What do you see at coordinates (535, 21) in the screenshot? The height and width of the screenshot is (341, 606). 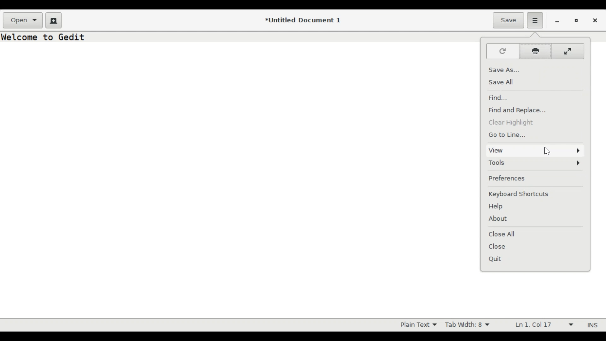 I see `Application menu` at bounding box center [535, 21].